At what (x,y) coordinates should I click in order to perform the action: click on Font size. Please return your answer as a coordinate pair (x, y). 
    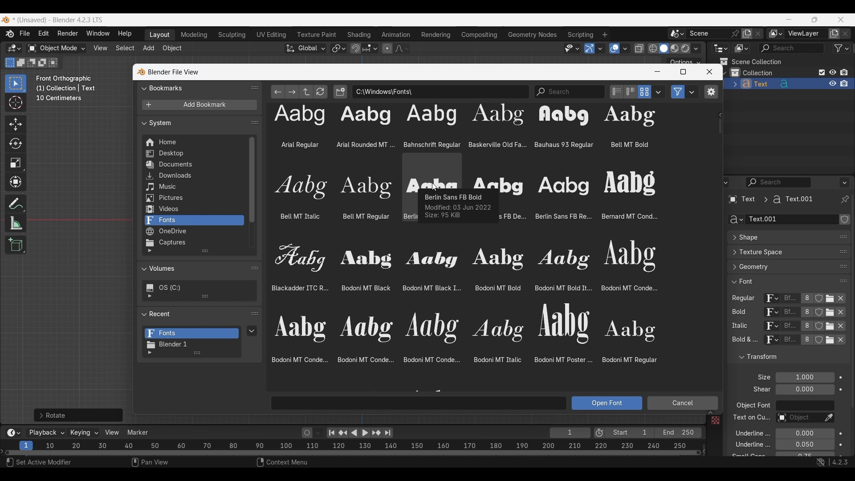
    Looking at the image, I should click on (806, 378).